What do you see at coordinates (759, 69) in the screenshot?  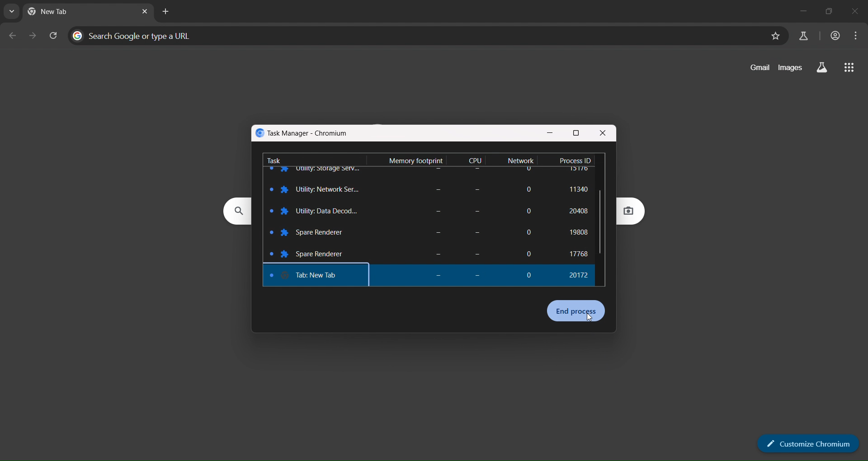 I see `gmail ` at bounding box center [759, 69].